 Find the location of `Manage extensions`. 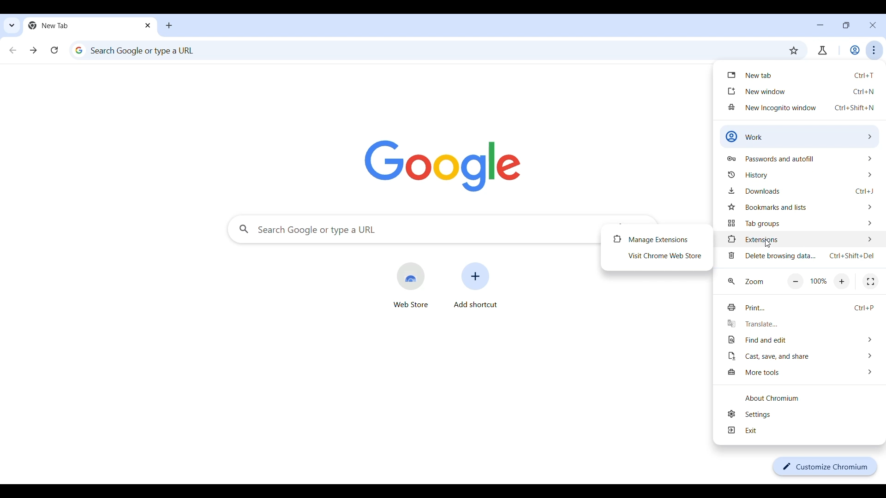

Manage extensions is located at coordinates (657, 239).